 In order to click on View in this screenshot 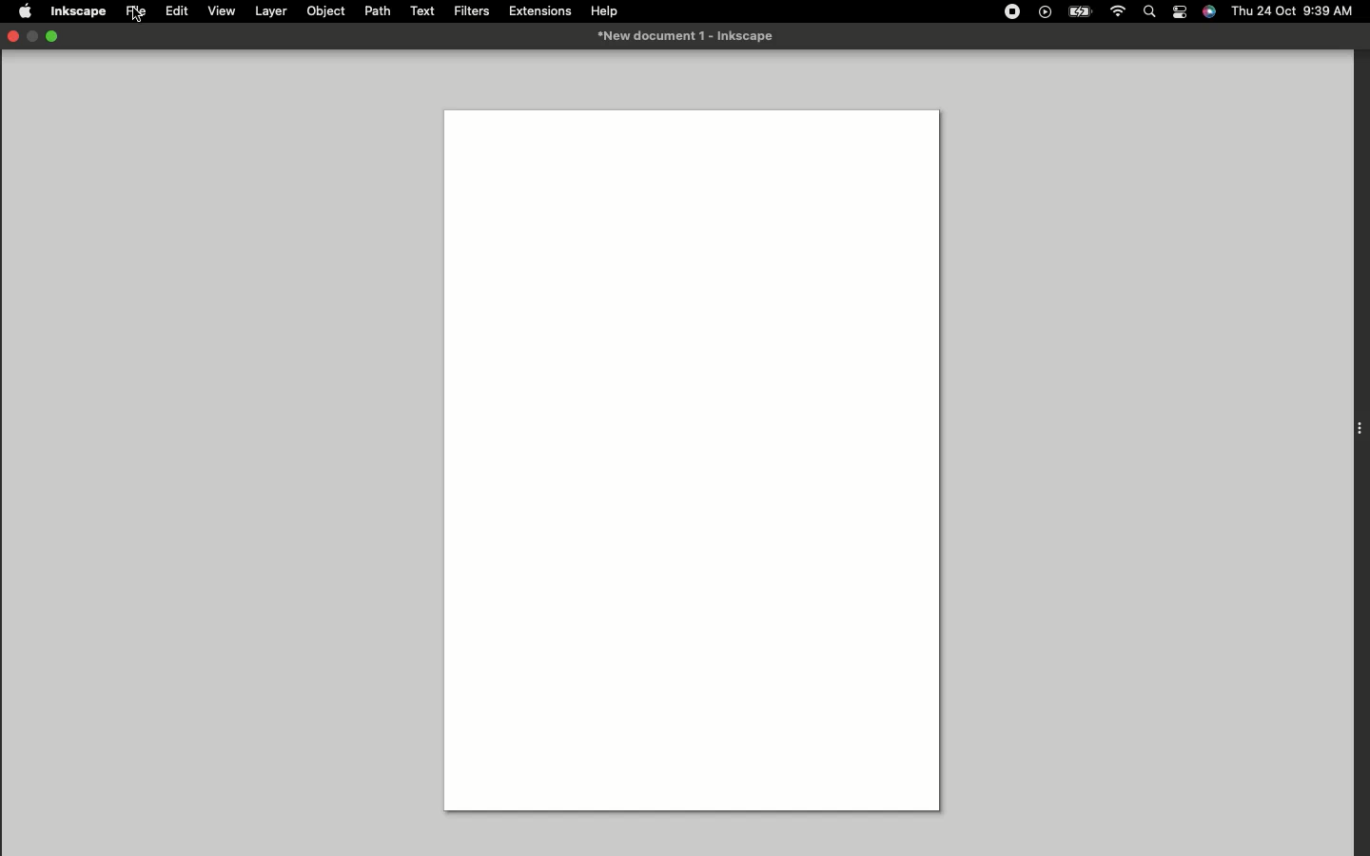, I will do `click(219, 10)`.